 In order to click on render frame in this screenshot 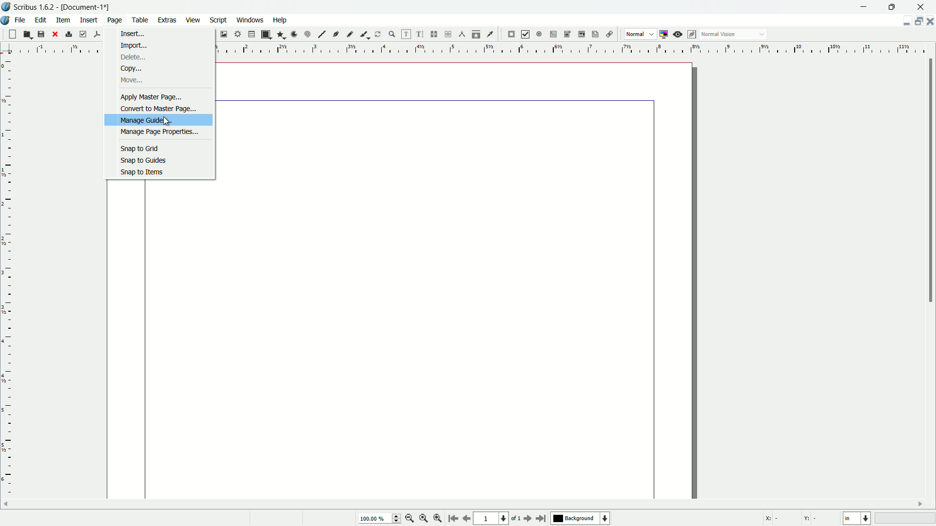, I will do `click(236, 34)`.